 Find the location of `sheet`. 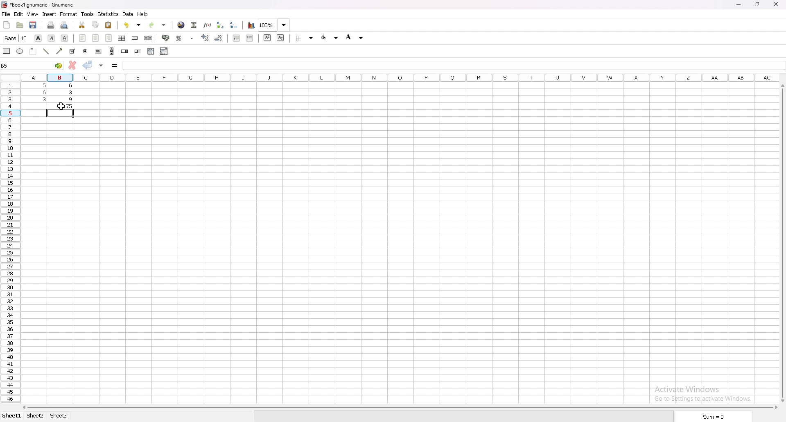

sheet is located at coordinates (36, 416).